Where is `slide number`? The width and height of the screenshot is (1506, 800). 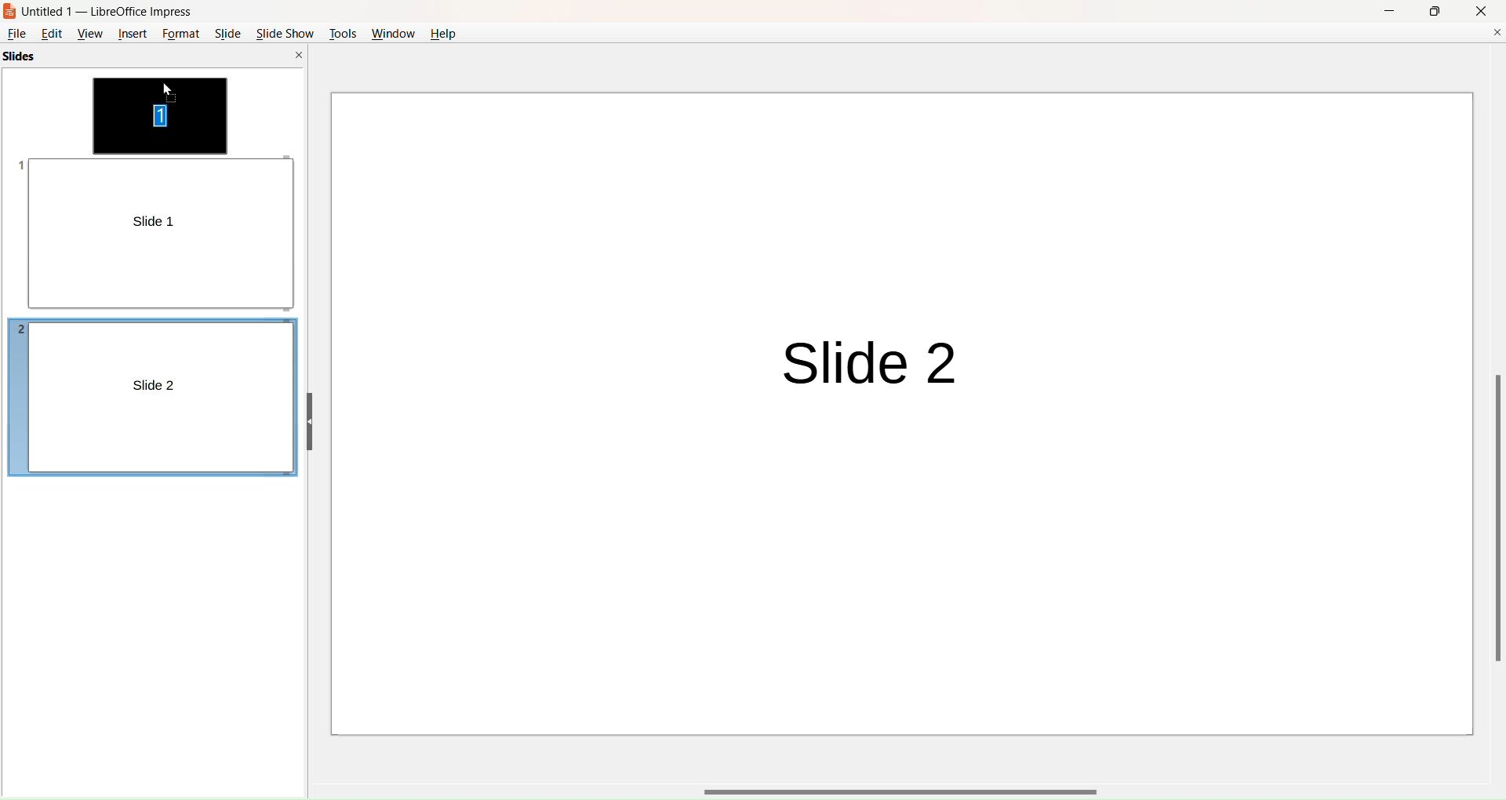
slide number is located at coordinates (22, 332).